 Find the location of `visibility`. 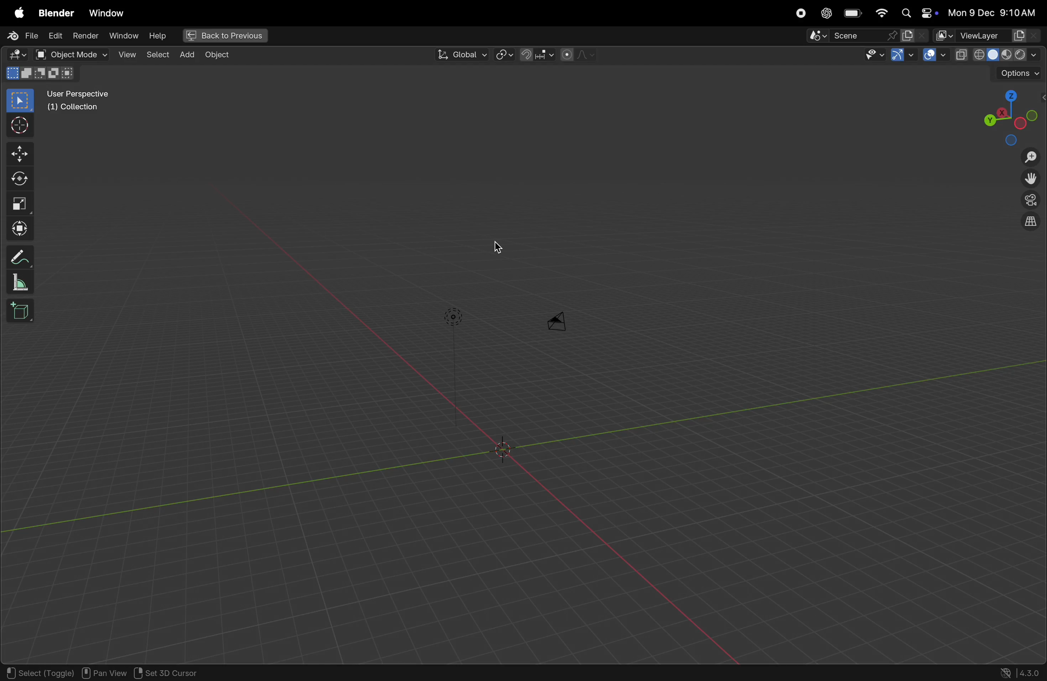

visibility is located at coordinates (872, 56).